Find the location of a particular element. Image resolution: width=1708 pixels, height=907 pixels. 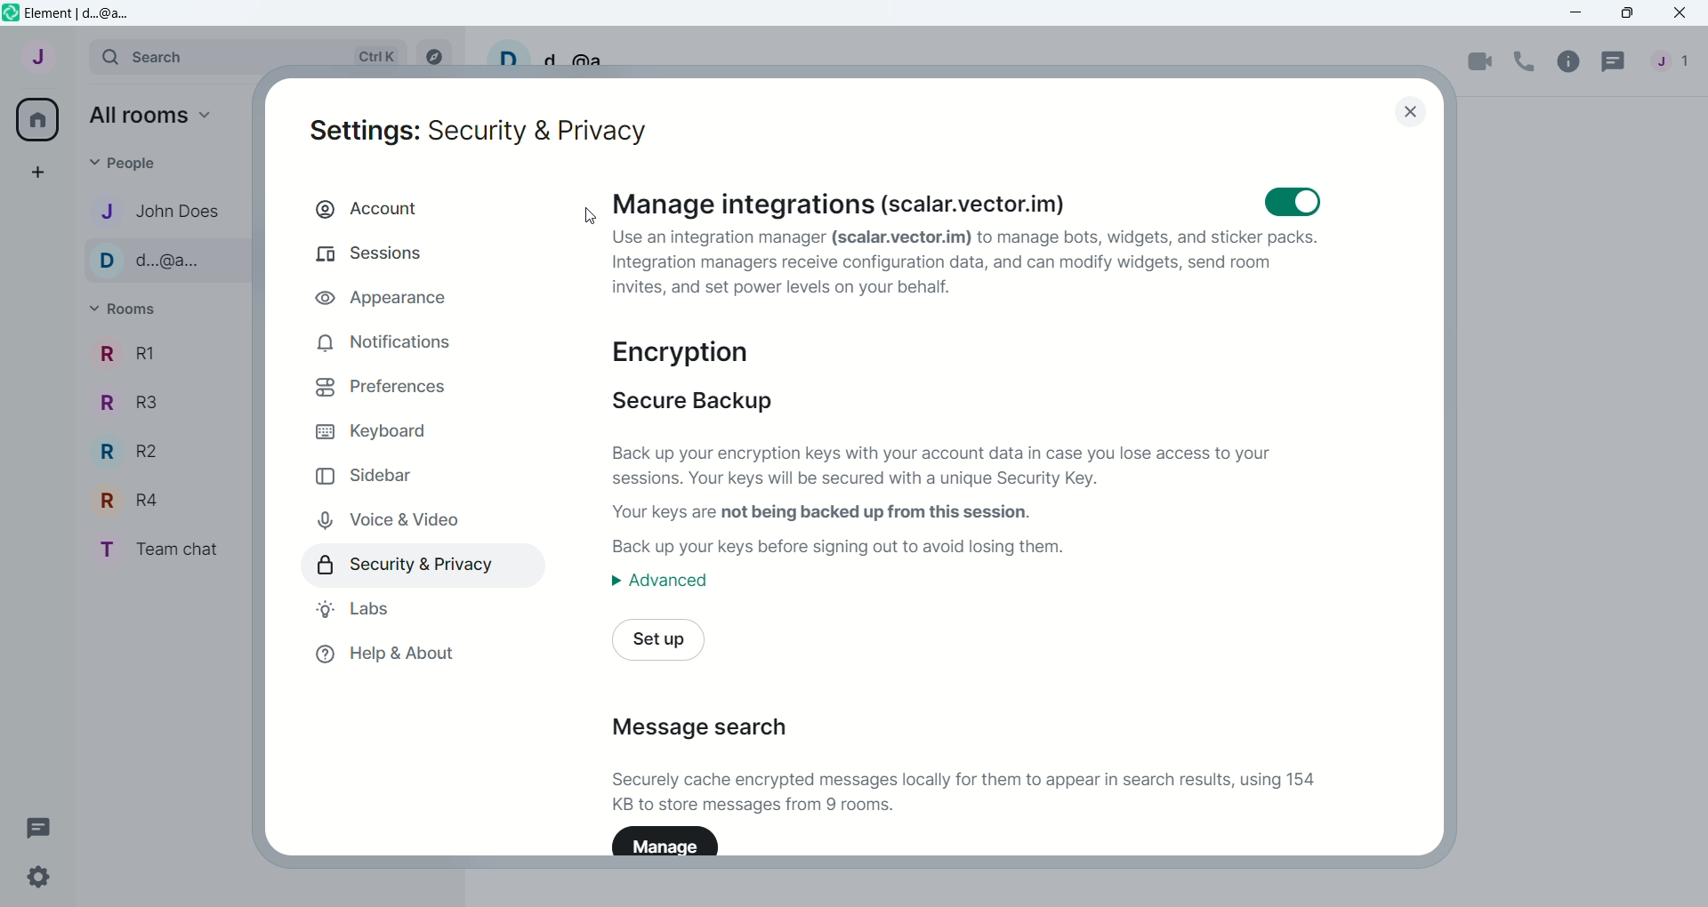

D d...@a... is located at coordinates (152, 260).